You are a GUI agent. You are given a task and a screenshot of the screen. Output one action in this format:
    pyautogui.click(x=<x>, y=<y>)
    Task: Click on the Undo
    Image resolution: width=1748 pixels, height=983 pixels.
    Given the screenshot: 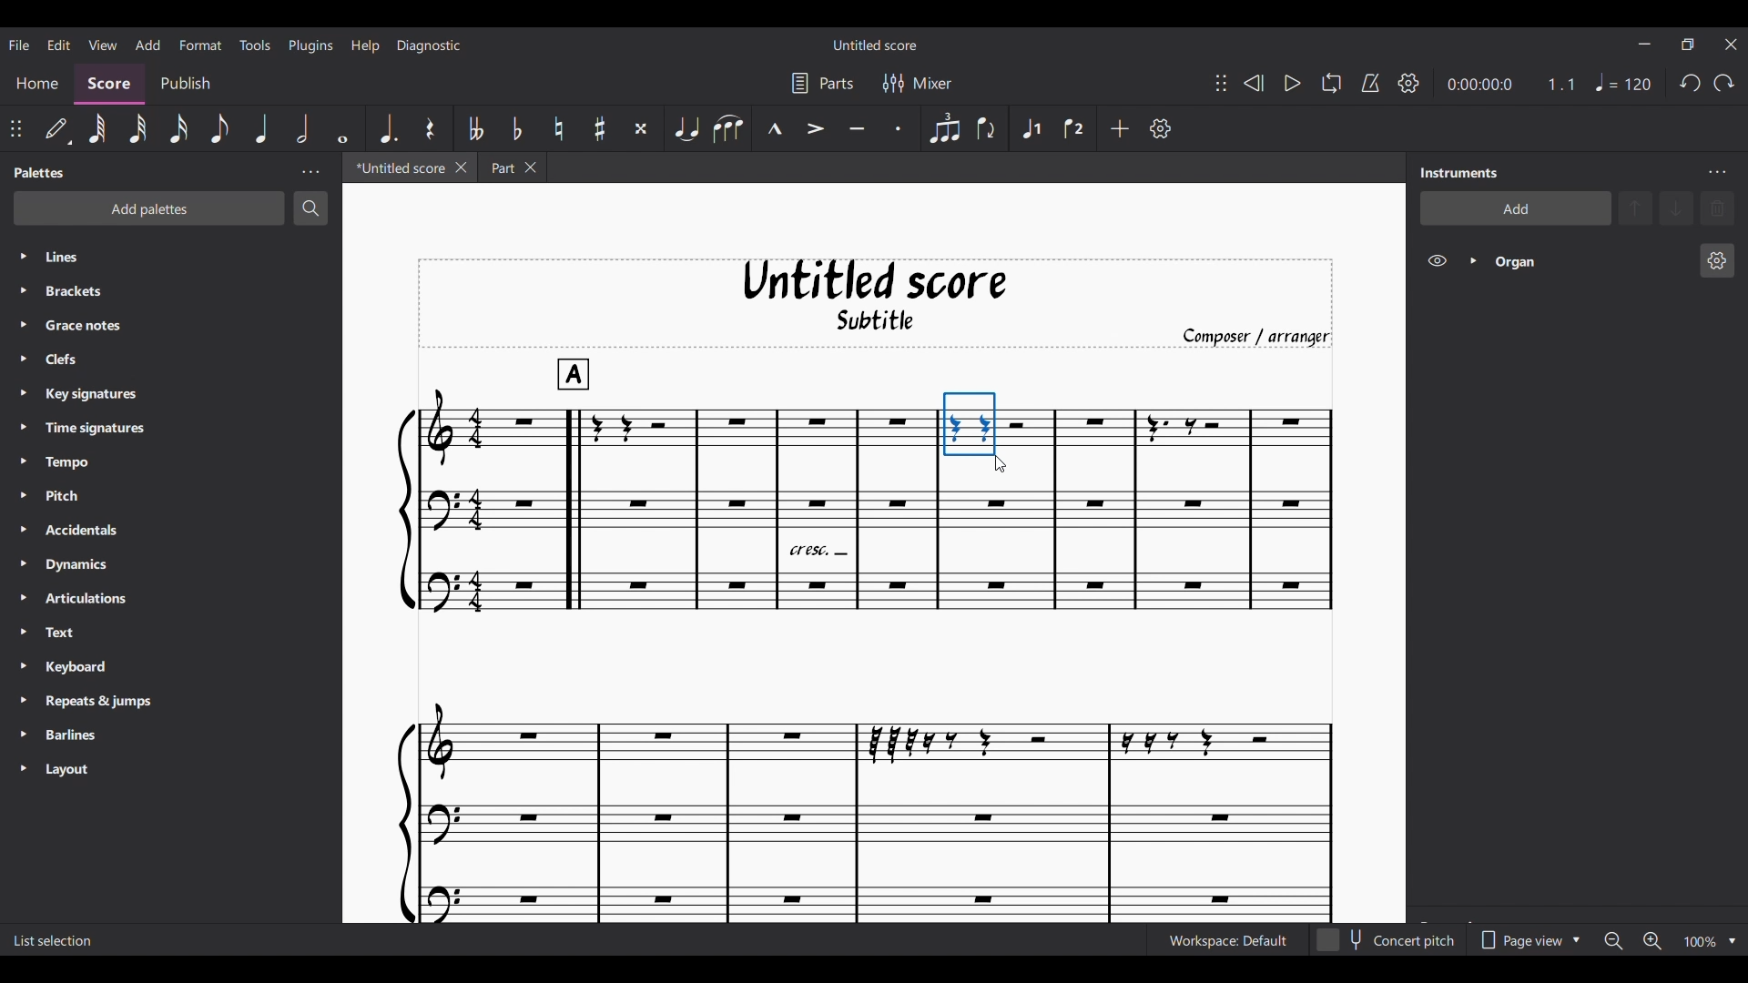 What is the action you would take?
    pyautogui.click(x=1691, y=83)
    